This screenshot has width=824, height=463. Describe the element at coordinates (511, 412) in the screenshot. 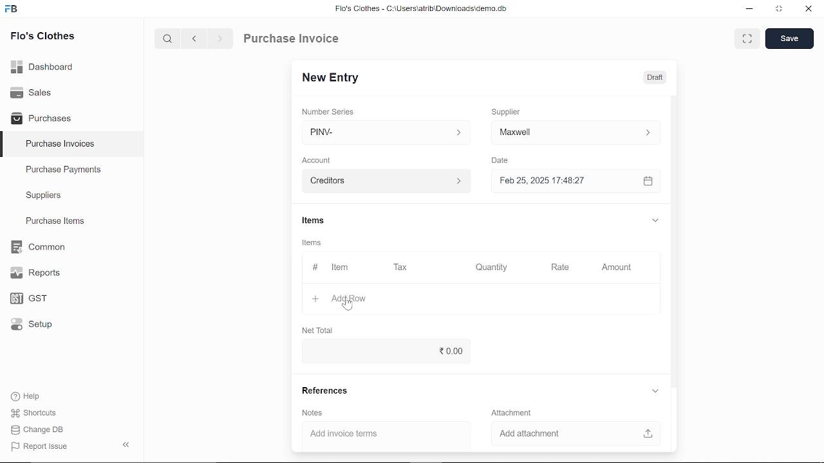

I see `‘Attachment` at that location.